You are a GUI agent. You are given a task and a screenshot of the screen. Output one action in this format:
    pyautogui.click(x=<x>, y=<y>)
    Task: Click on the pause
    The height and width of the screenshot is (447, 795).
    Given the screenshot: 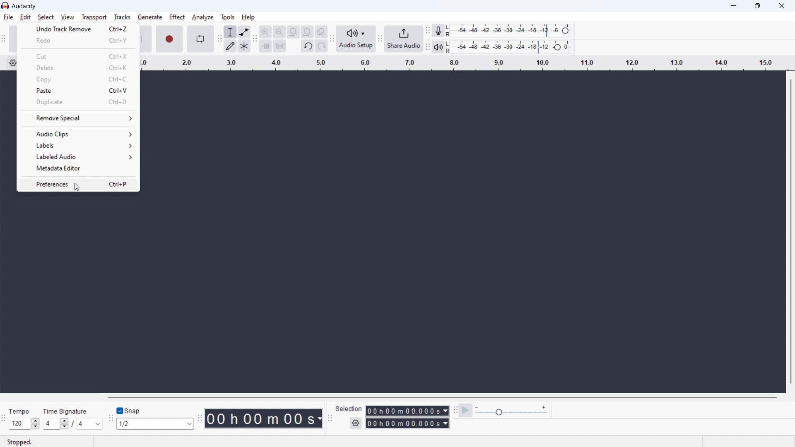 What is the action you would take?
    pyautogui.click(x=14, y=39)
    